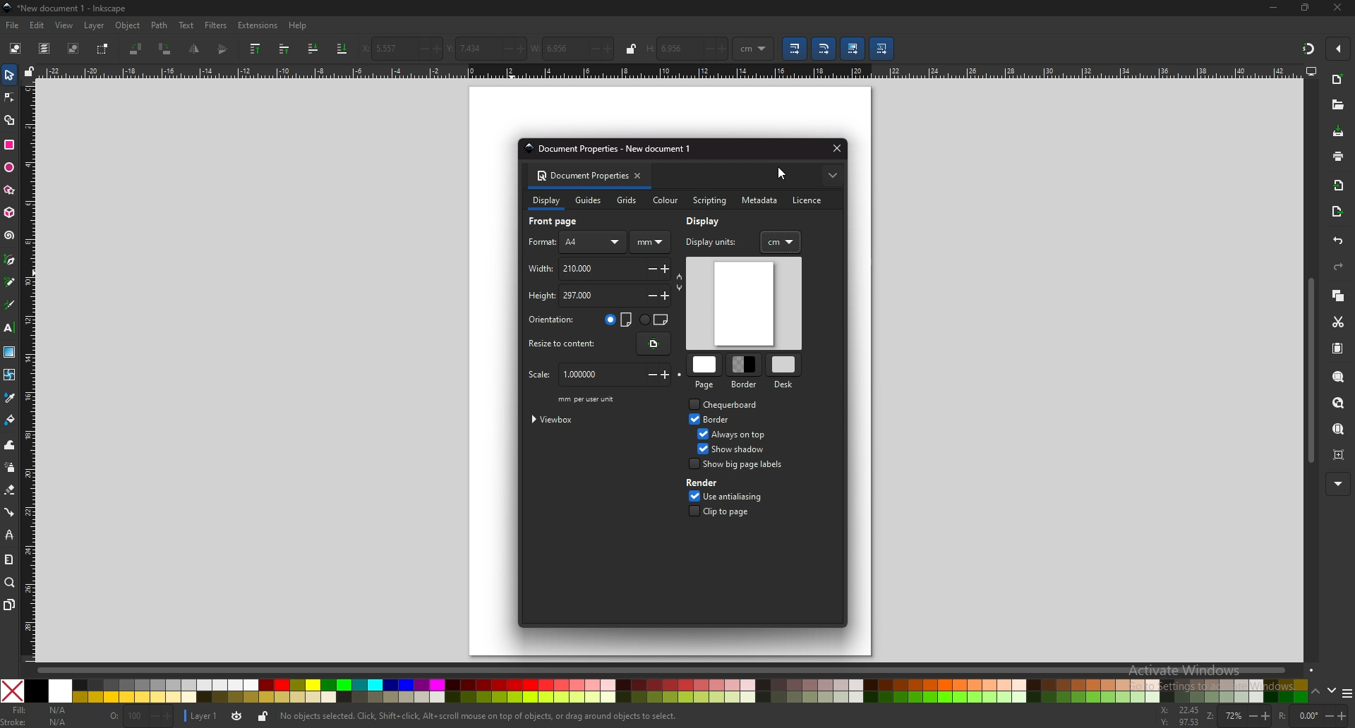 The width and height of the screenshot is (1355, 728). I want to click on scripting, so click(708, 200).